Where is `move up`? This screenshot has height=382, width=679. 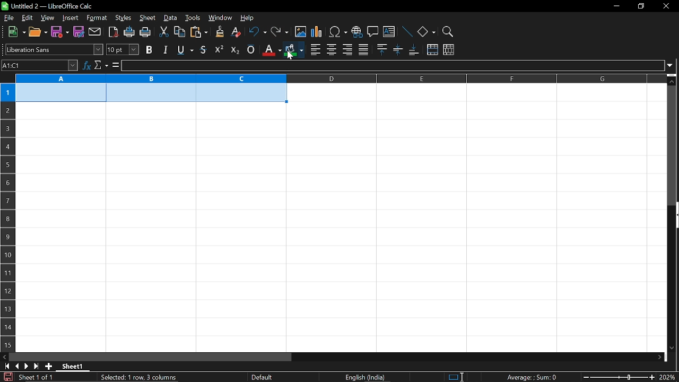 move up is located at coordinates (673, 80).